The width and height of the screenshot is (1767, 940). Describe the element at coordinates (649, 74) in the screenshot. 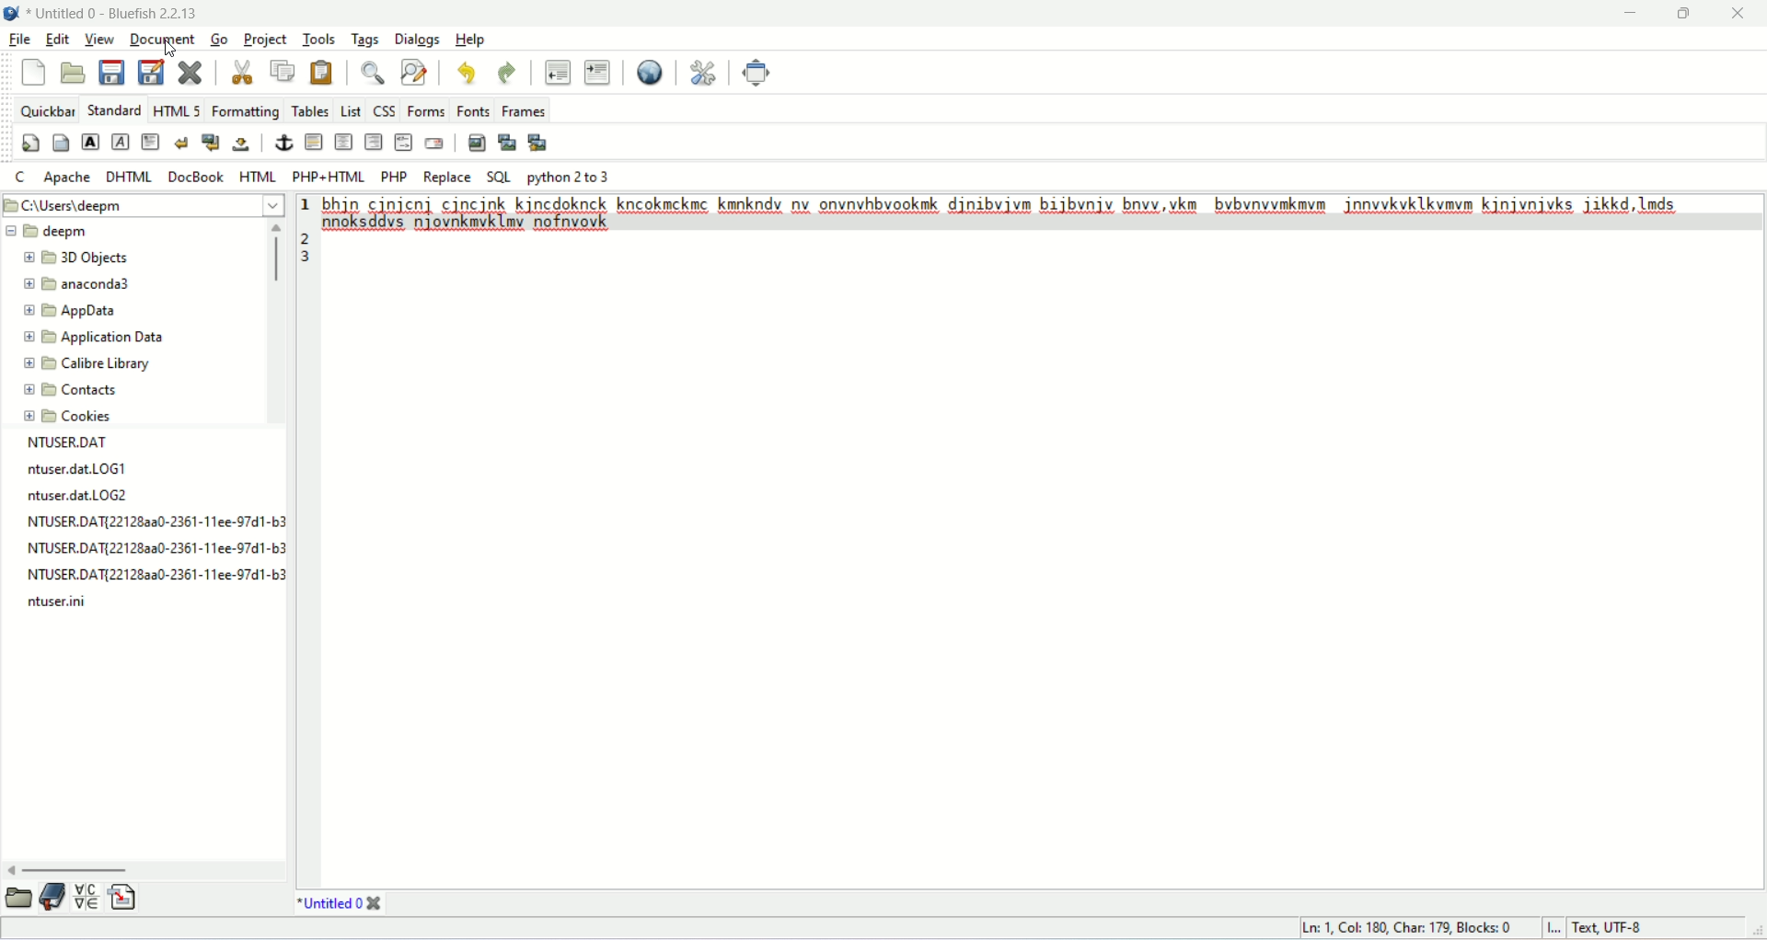

I see `preview in browser` at that location.